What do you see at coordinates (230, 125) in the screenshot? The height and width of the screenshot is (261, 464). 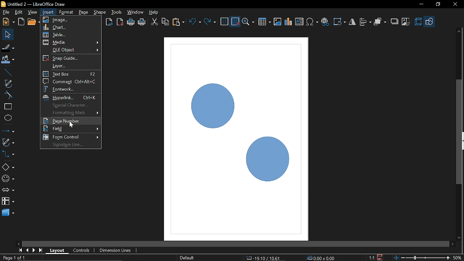 I see `Diagram` at bounding box center [230, 125].